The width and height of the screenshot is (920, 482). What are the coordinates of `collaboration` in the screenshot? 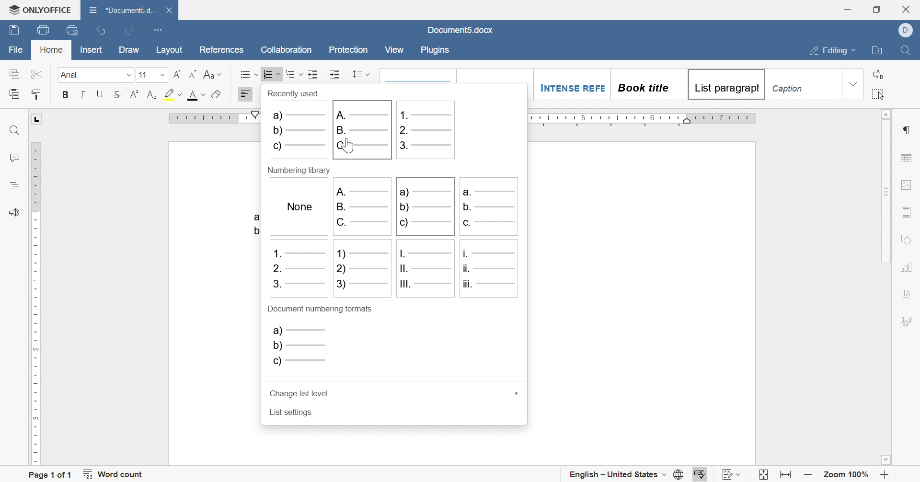 It's located at (287, 49).